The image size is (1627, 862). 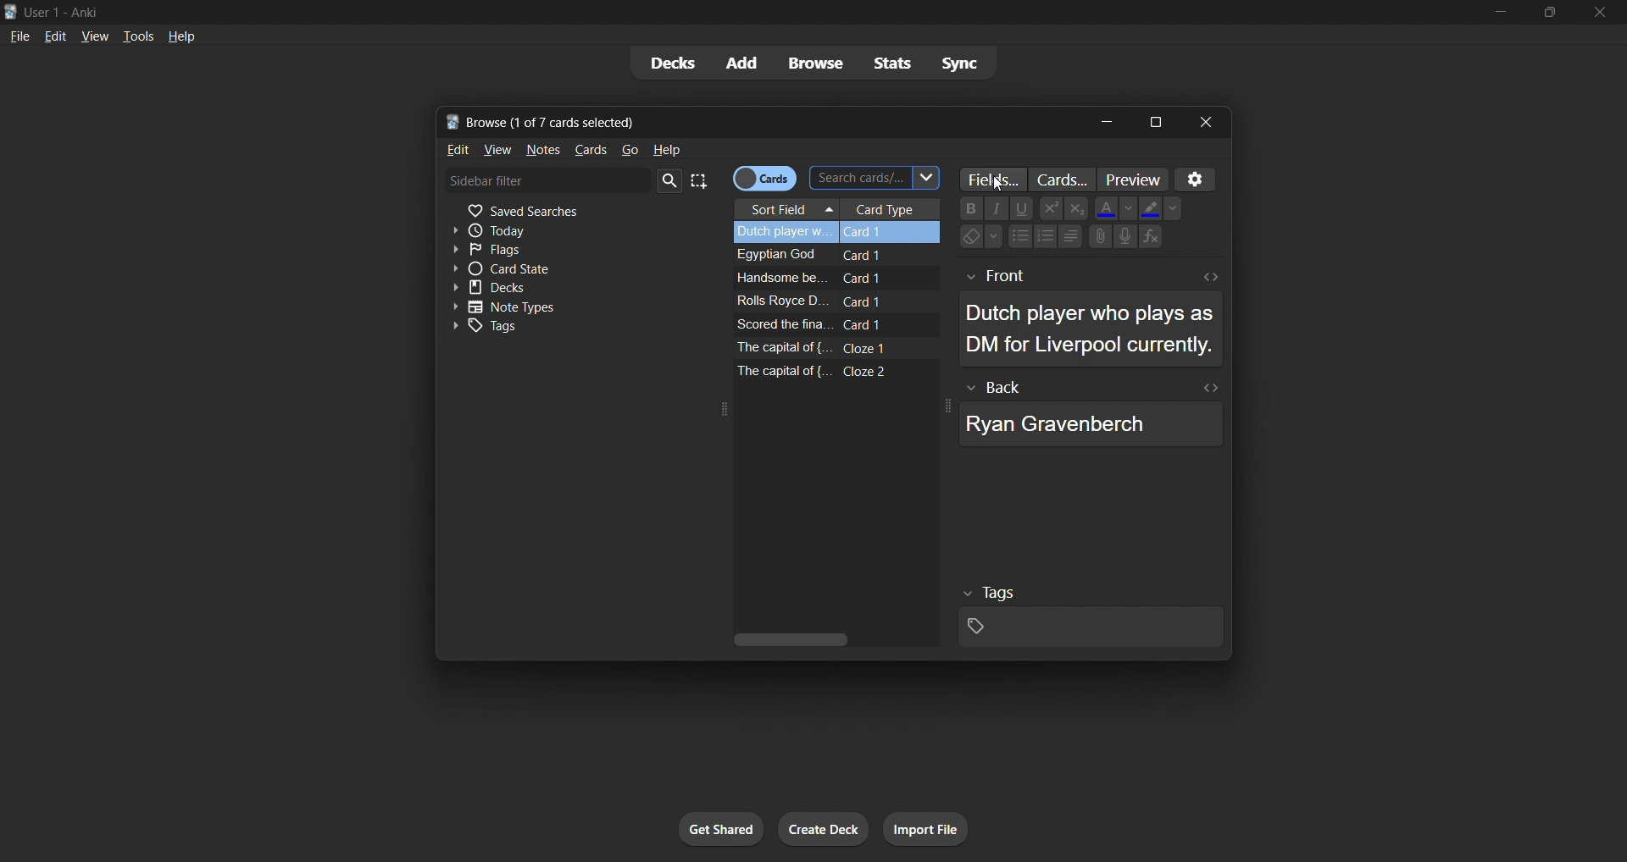 What do you see at coordinates (1131, 180) in the screenshot?
I see `preview cards` at bounding box center [1131, 180].